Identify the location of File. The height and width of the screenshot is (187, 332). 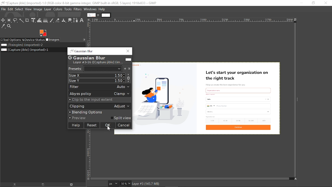
(3, 10).